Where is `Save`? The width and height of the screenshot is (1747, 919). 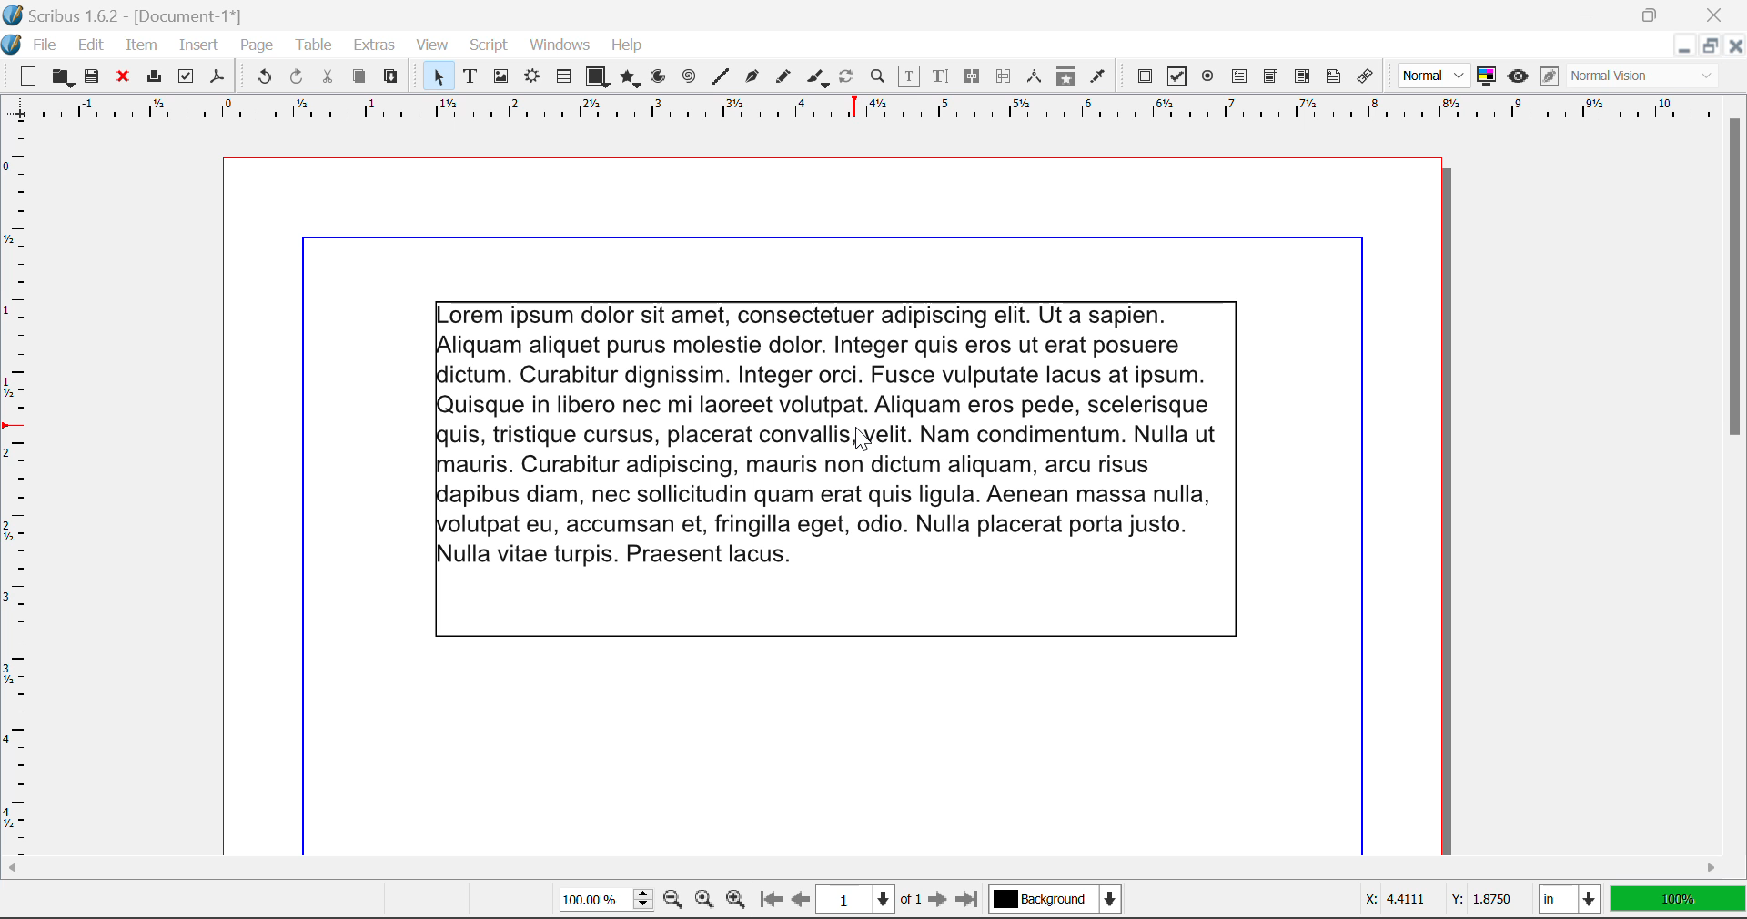
Save is located at coordinates (94, 77).